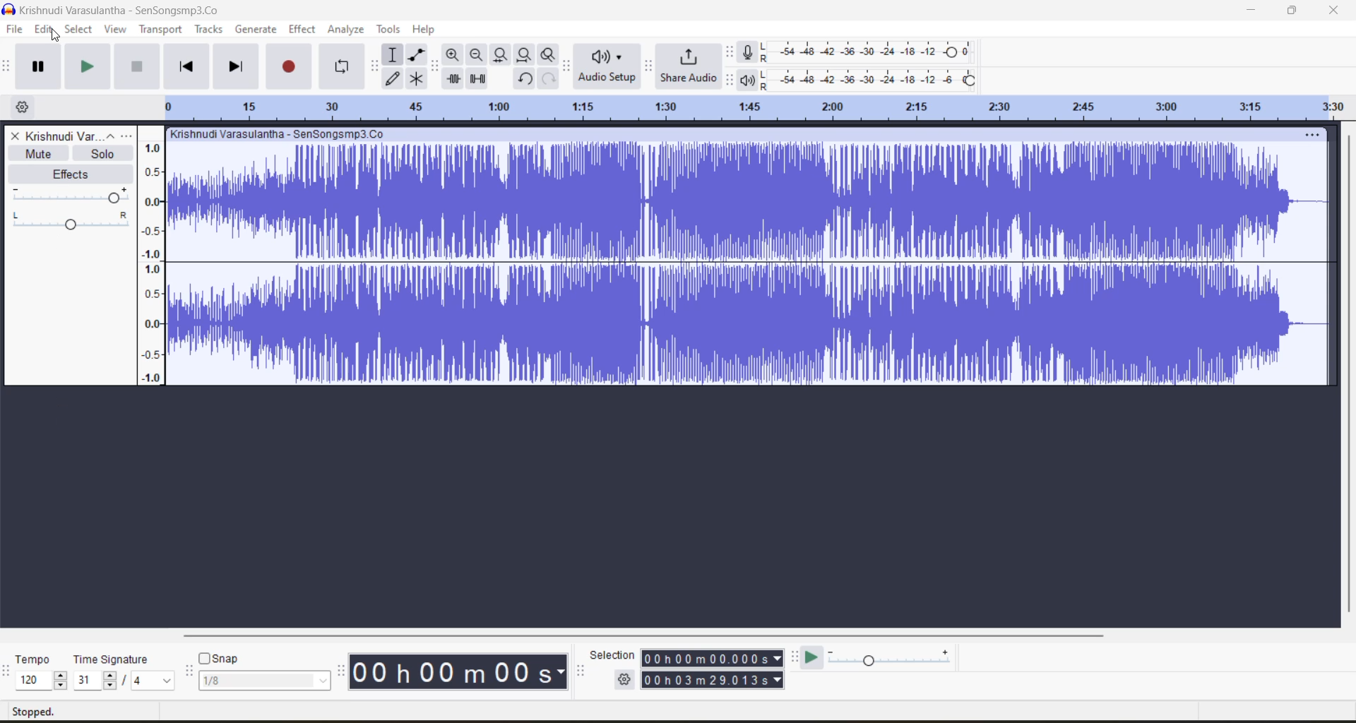 The height and width of the screenshot is (723, 1356). Describe the element at coordinates (749, 79) in the screenshot. I see `playback meter` at that location.